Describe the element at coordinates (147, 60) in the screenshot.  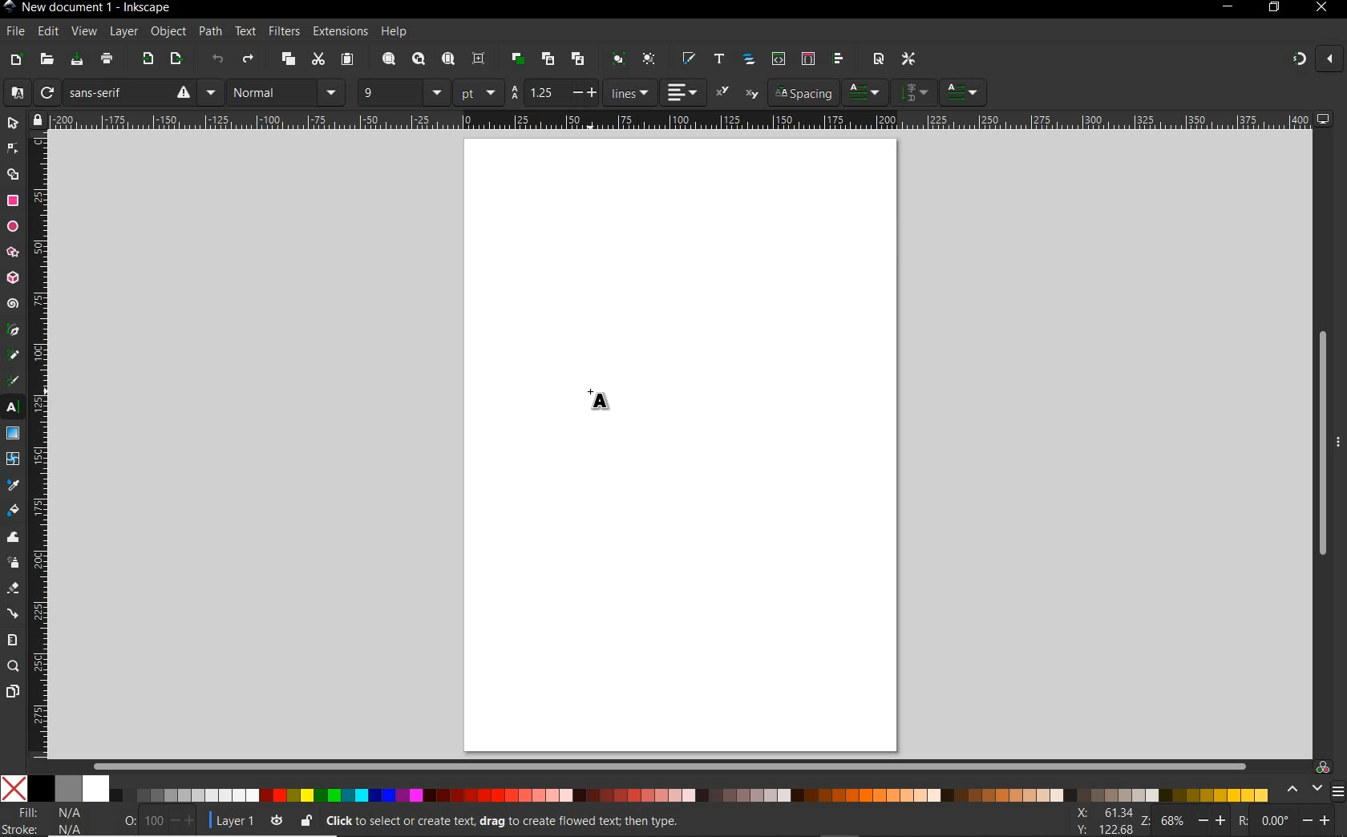
I see `import` at that location.